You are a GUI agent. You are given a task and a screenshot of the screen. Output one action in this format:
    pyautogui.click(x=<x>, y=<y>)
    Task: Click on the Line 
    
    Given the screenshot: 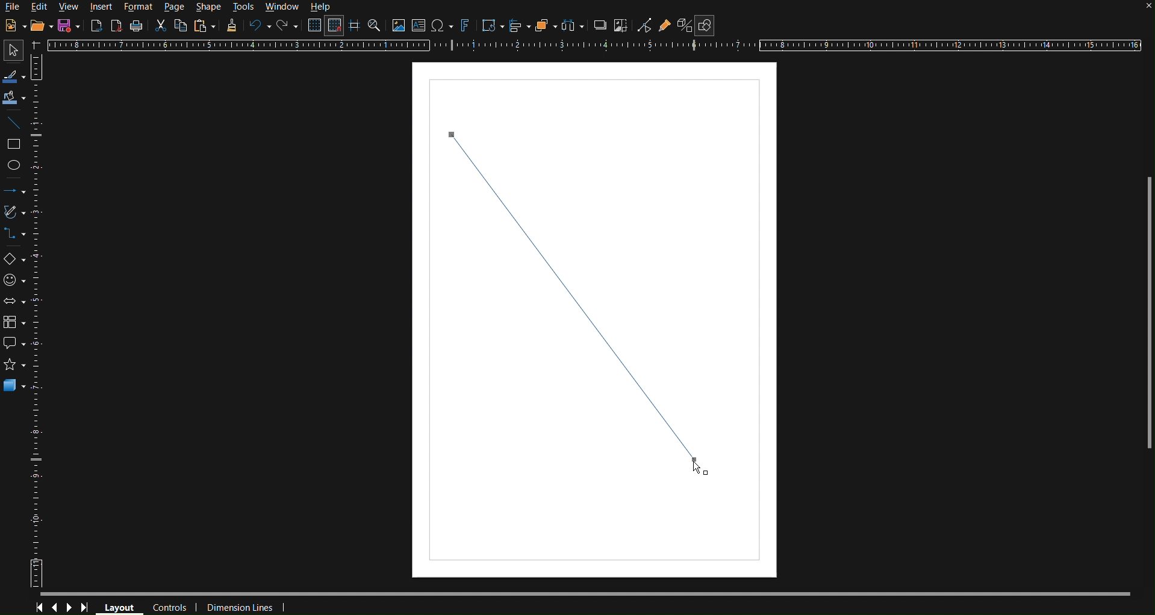 What is the action you would take?
    pyautogui.click(x=14, y=123)
    